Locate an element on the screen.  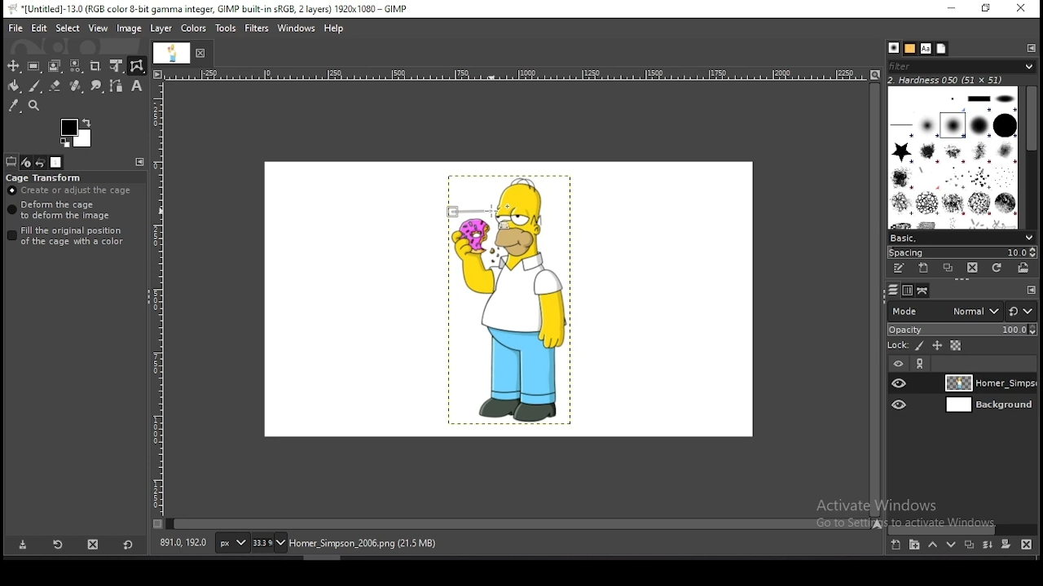
minimize is located at coordinates (952, 9).